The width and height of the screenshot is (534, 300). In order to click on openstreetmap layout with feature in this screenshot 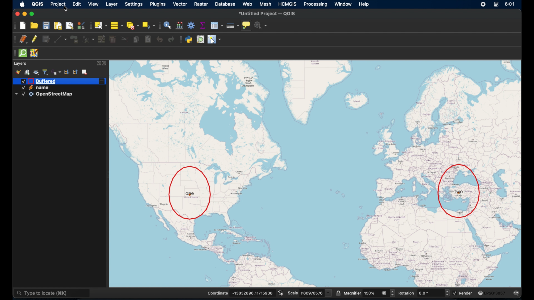, I will do `click(317, 172)`.